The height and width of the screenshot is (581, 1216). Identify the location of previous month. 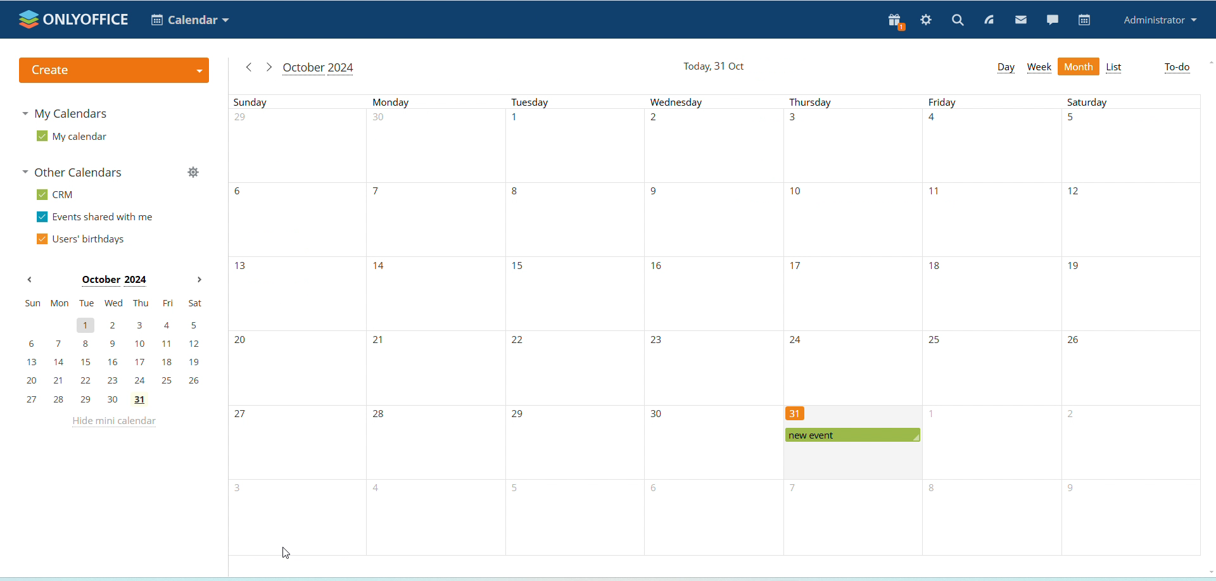
(30, 280).